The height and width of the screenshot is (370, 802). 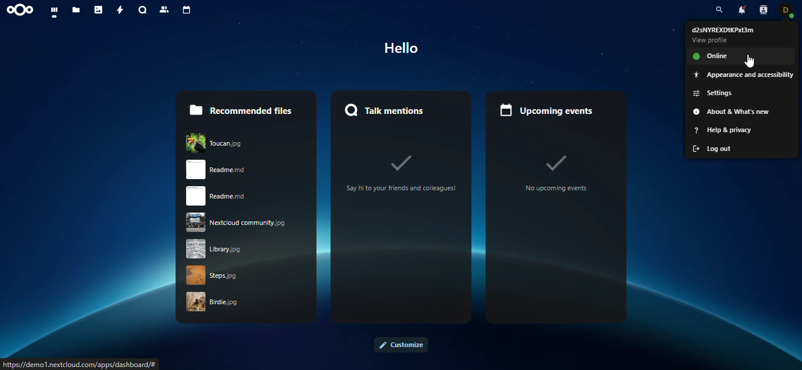 What do you see at coordinates (550, 108) in the screenshot?
I see `upcoming events` at bounding box center [550, 108].